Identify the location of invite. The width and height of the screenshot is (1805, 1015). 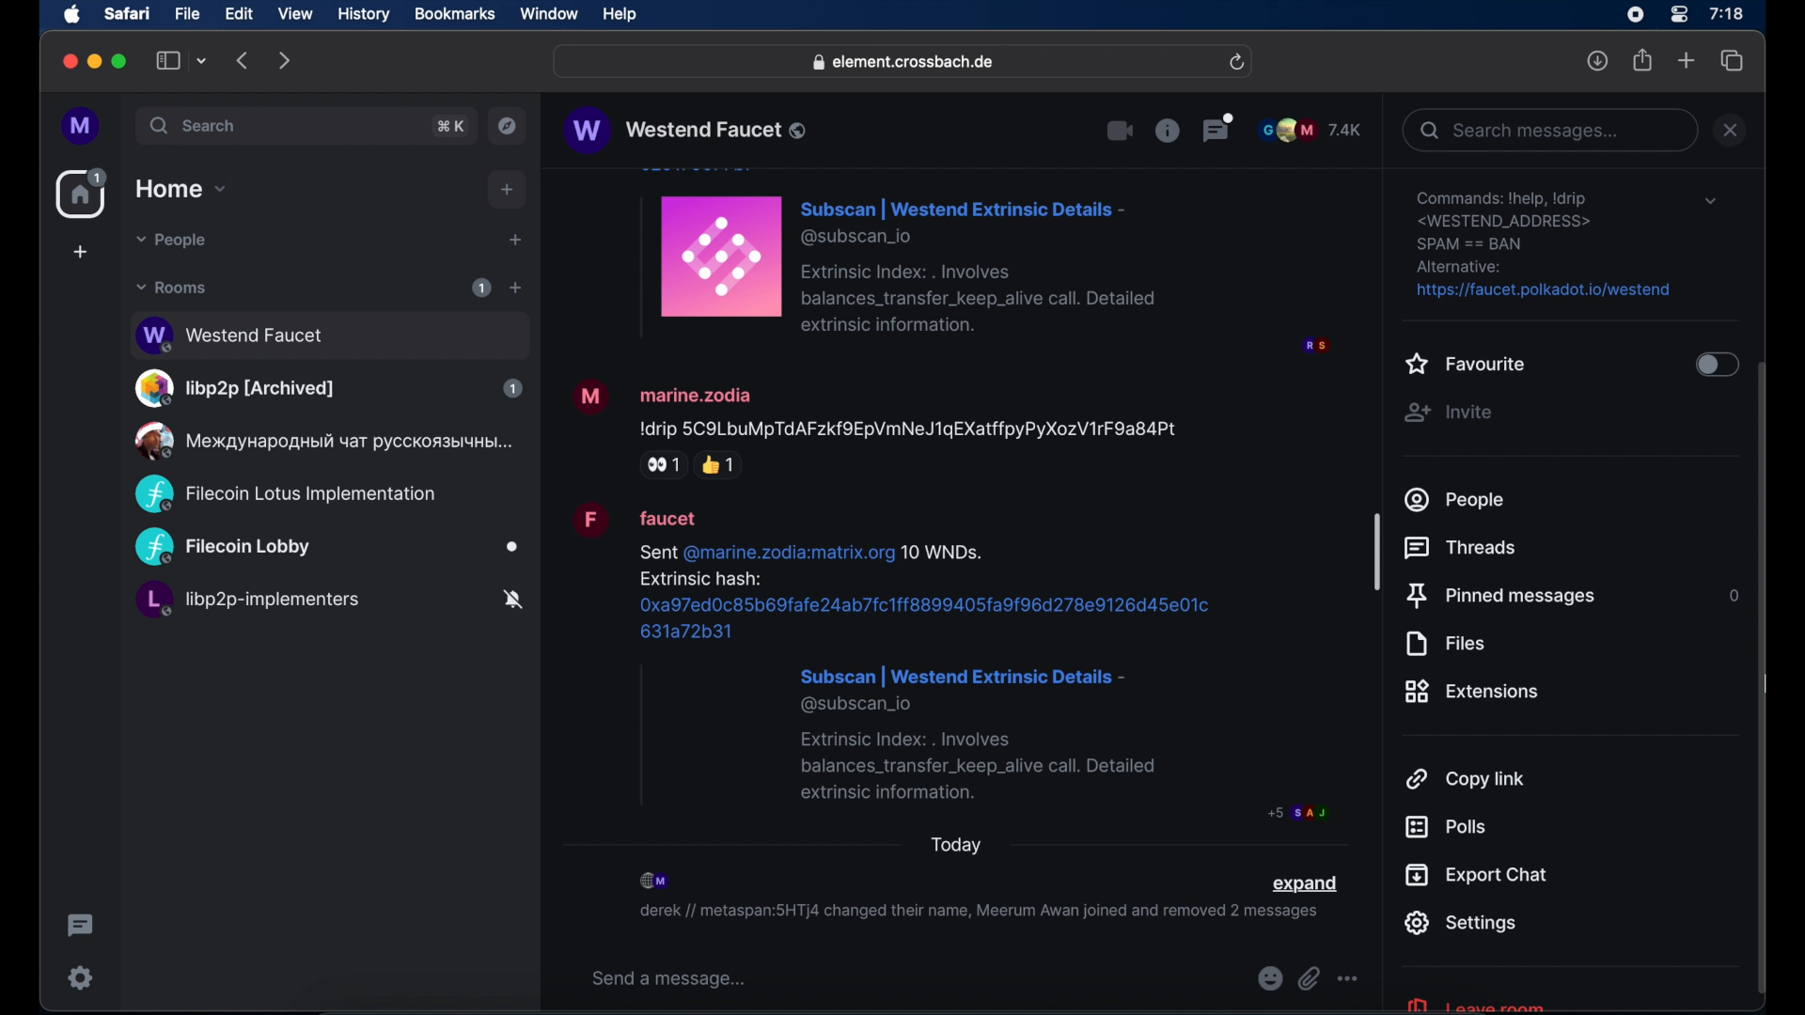
(1448, 413).